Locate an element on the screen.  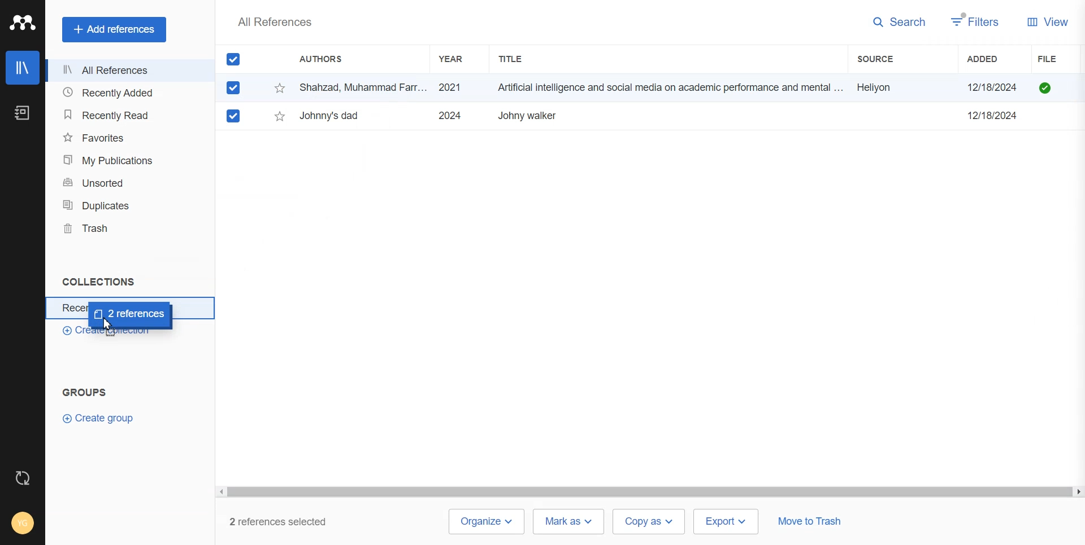
Export is located at coordinates (727, 521).